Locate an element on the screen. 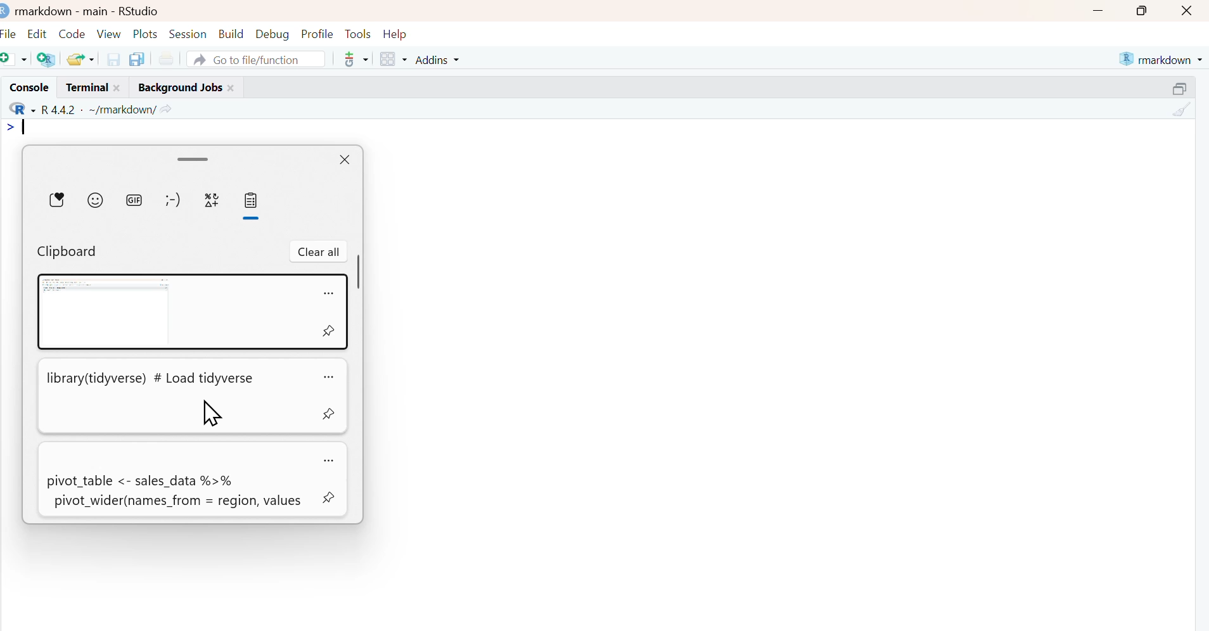  Go to file/function is located at coordinates (257, 58).